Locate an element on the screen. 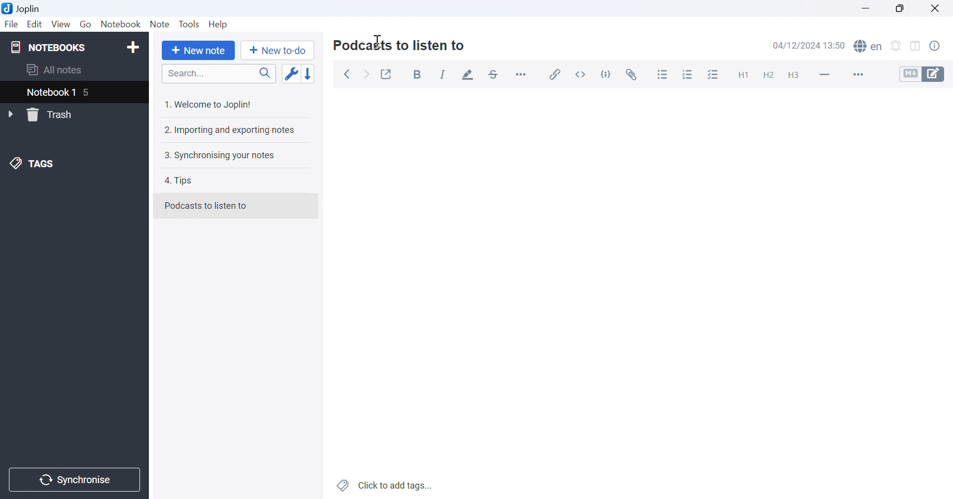 The width and height of the screenshot is (953, 499). 04/12/2024 13:49 is located at coordinates (809, 46).